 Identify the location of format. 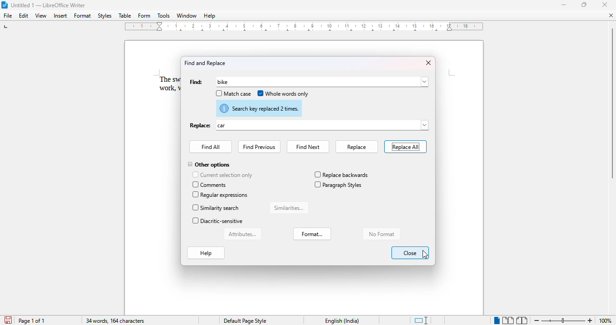
(83, 15).